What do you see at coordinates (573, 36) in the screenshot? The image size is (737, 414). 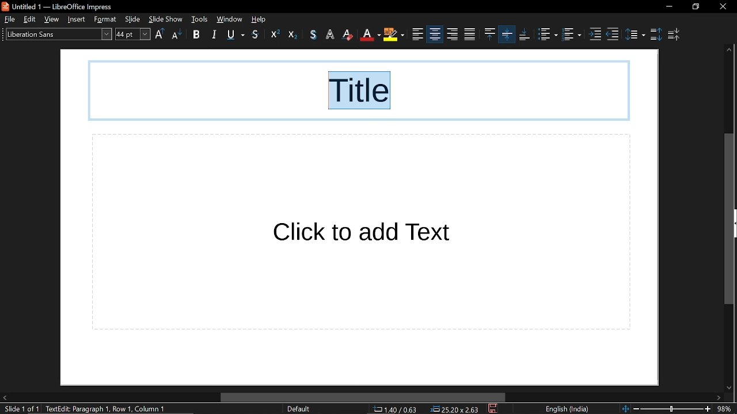 I see `toggle ordered list` at bounding box center [573, 36].